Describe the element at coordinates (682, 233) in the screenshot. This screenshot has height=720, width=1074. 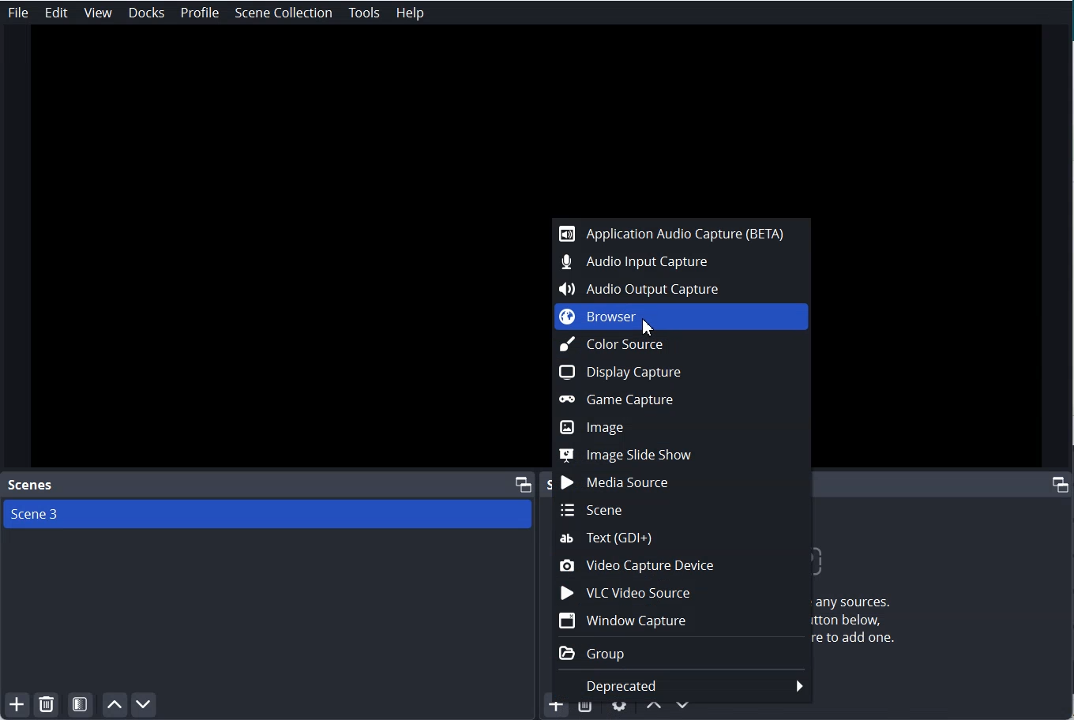
I see `Application Audio Capture` at that location.